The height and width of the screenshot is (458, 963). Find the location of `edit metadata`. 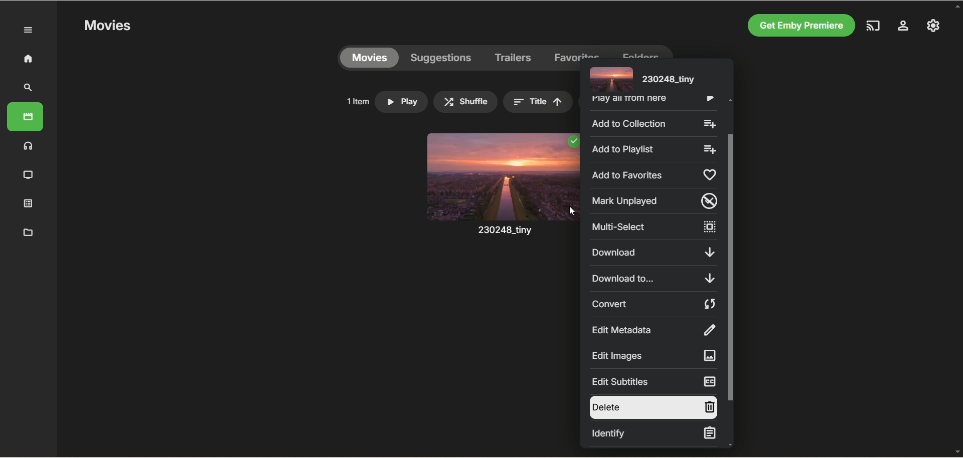

edit metadata is located at coordinates (653, 330).